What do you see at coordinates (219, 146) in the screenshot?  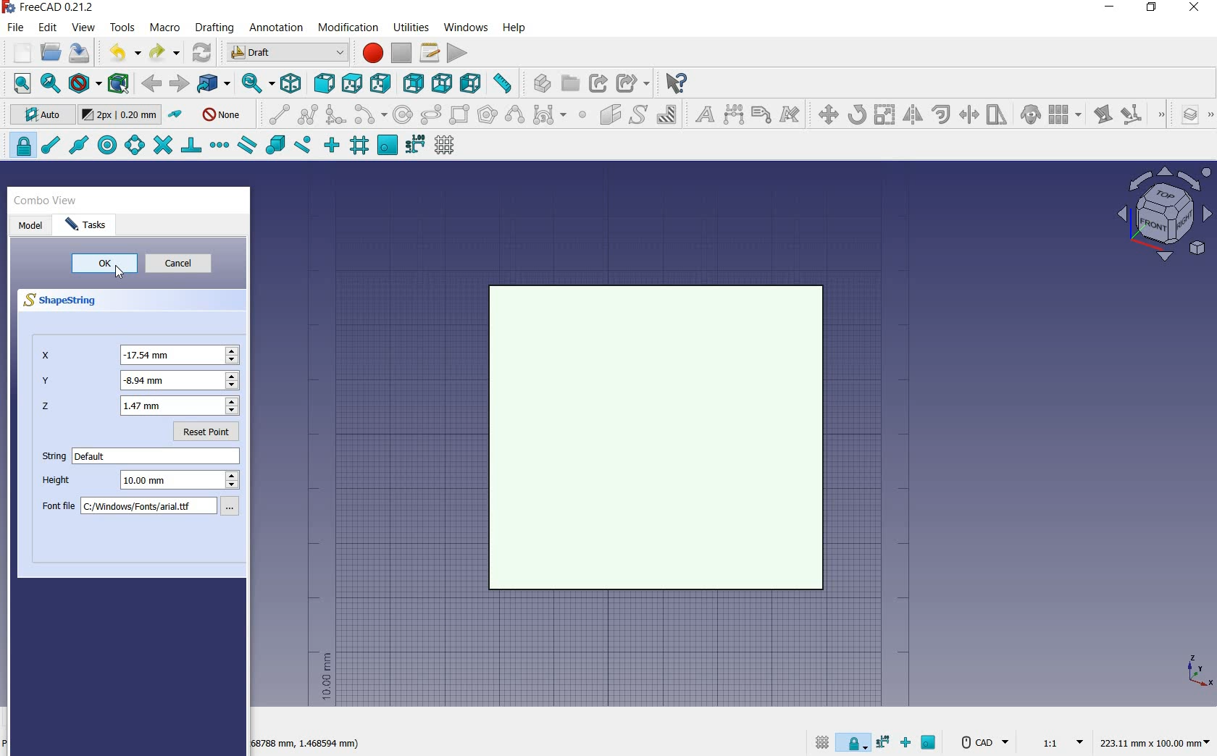 I see `snap extension` at bounding box center [219, 146].